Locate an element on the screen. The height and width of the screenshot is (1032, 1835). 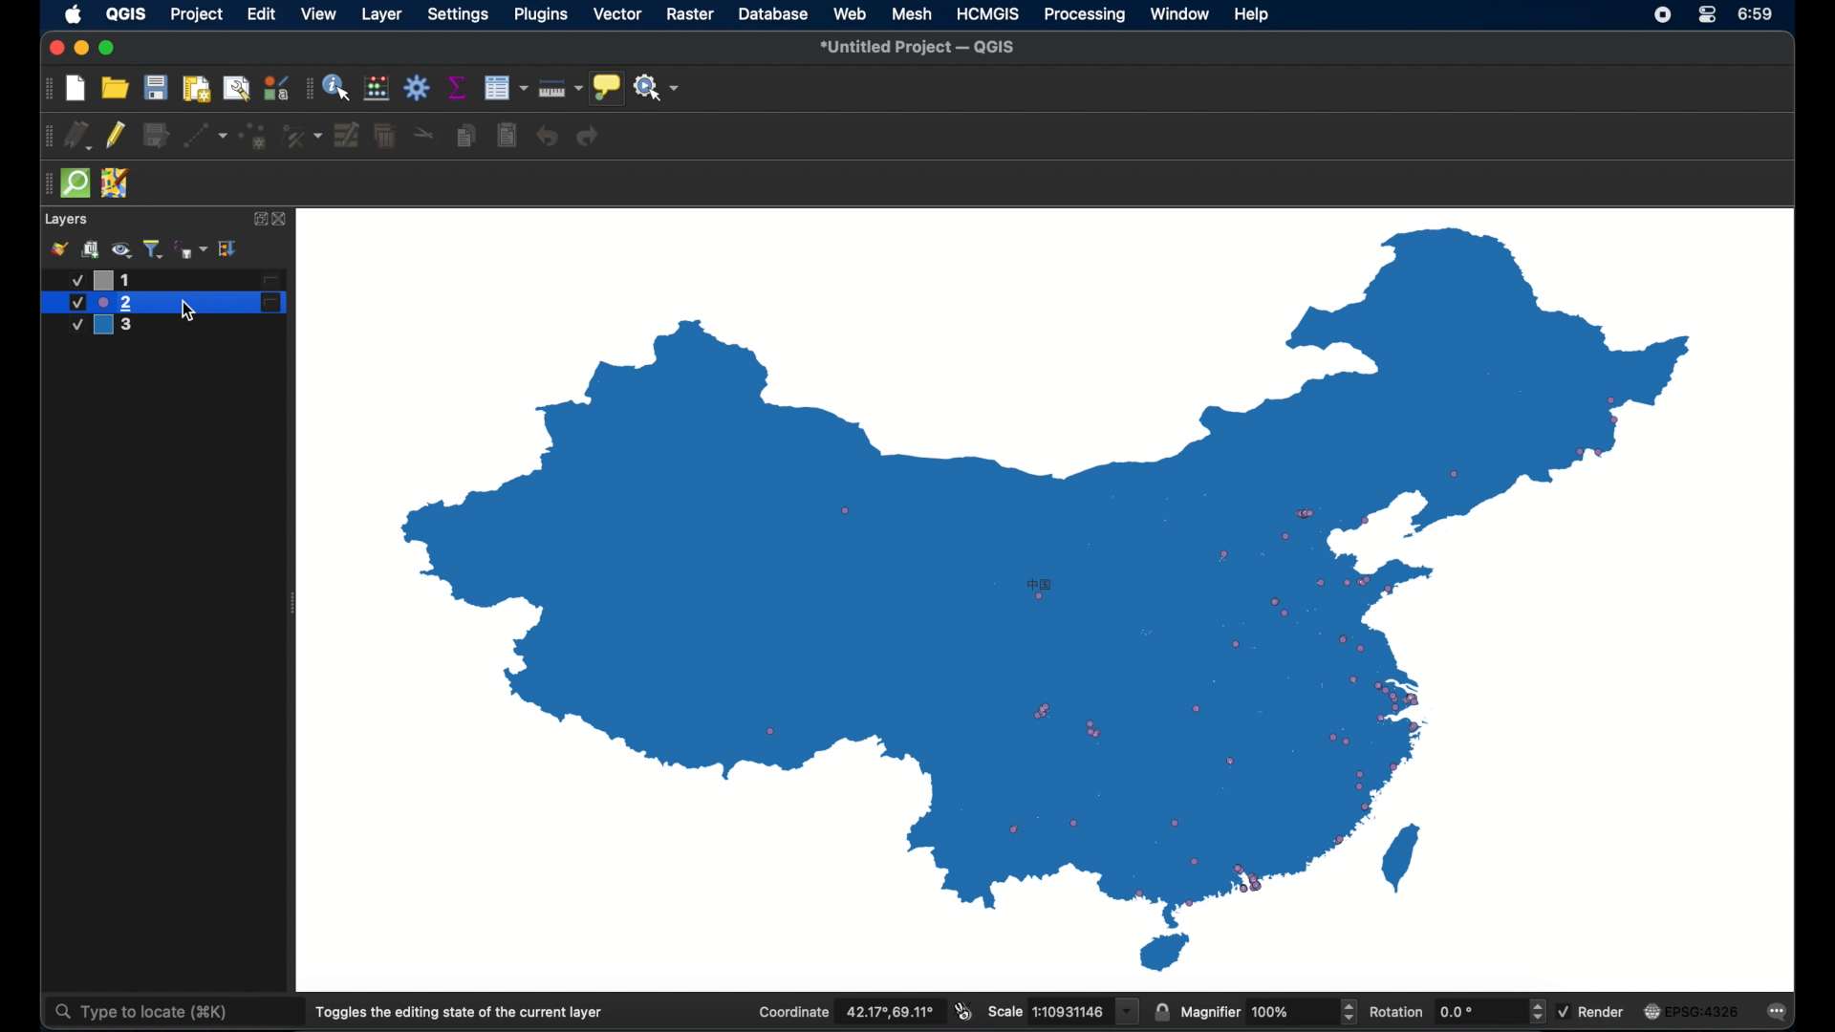
QGIS is located at coordinates (128, 13).